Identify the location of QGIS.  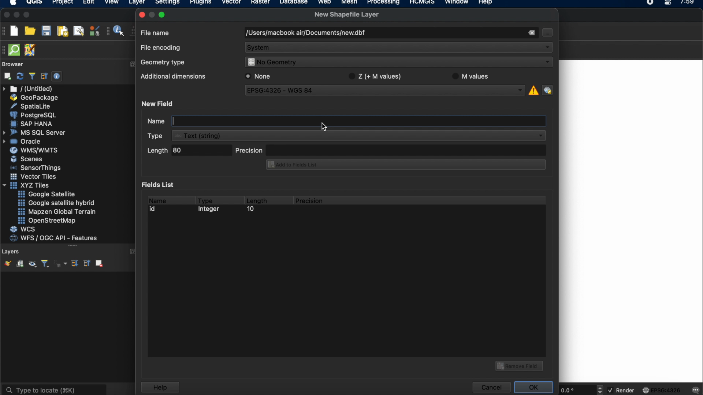
(35, 3).